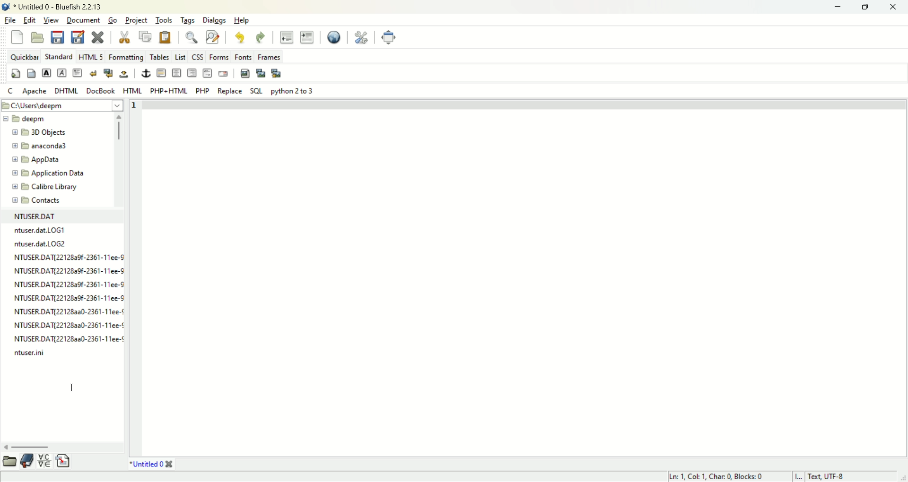  Describe the element at coordinates (360, 38) in the screenshot. I see `preferences` at that location.